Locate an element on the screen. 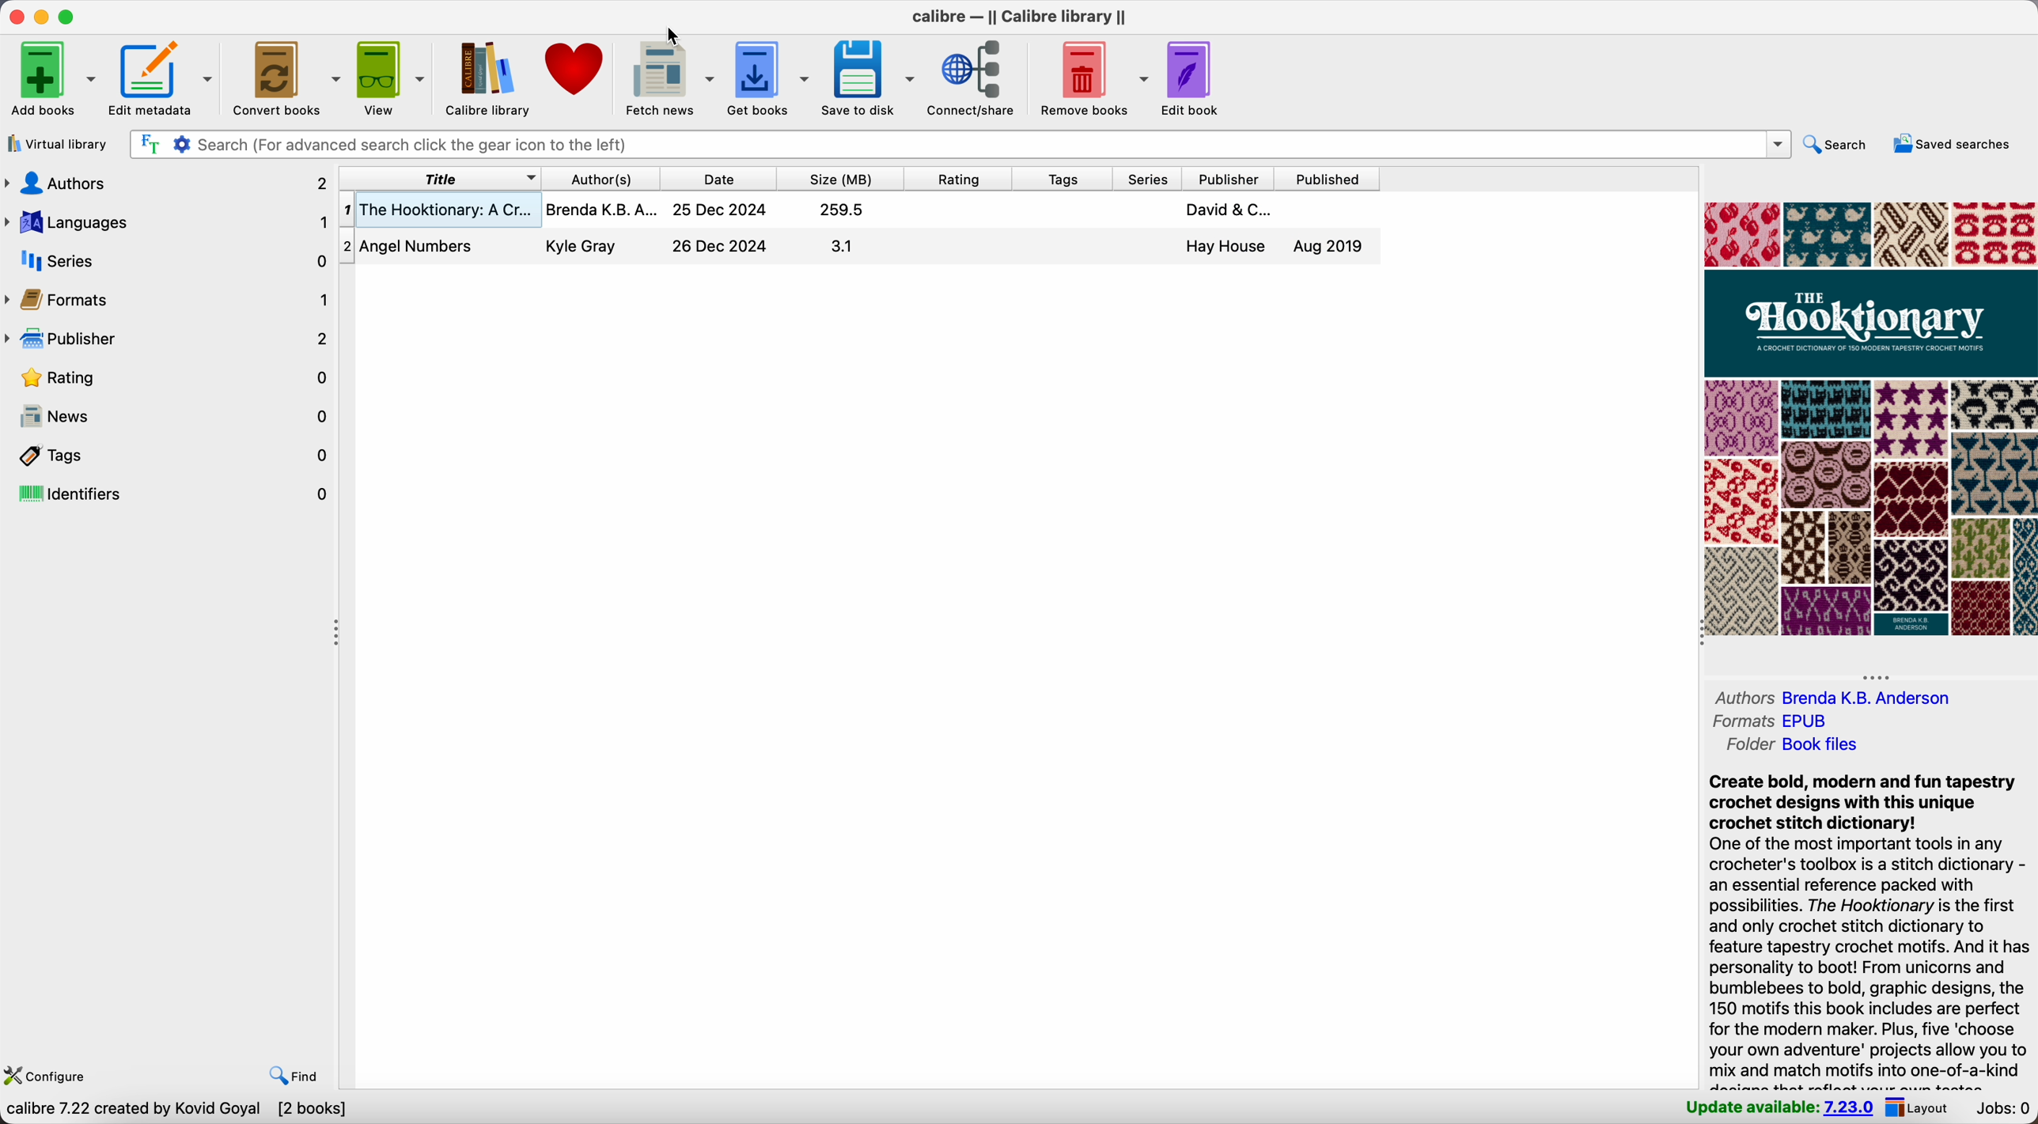 The image size is (2038, 1124). search is located at coordinates (1838, 148).